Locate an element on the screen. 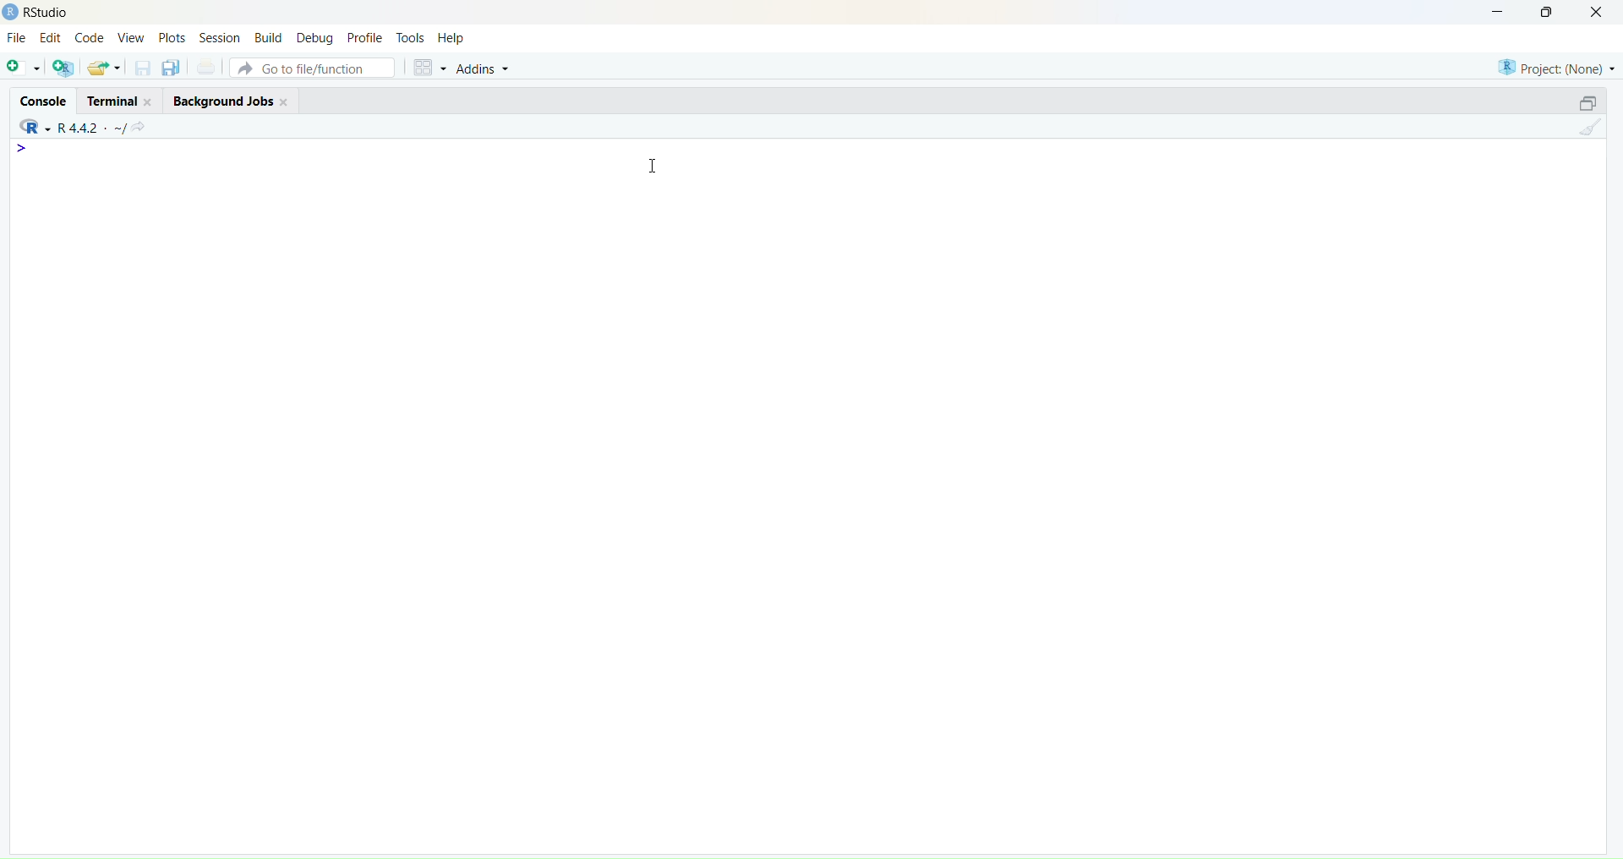 Image resolution: width=1623 pixels, height=859 pixels. print is located at coordinates (206, 69).